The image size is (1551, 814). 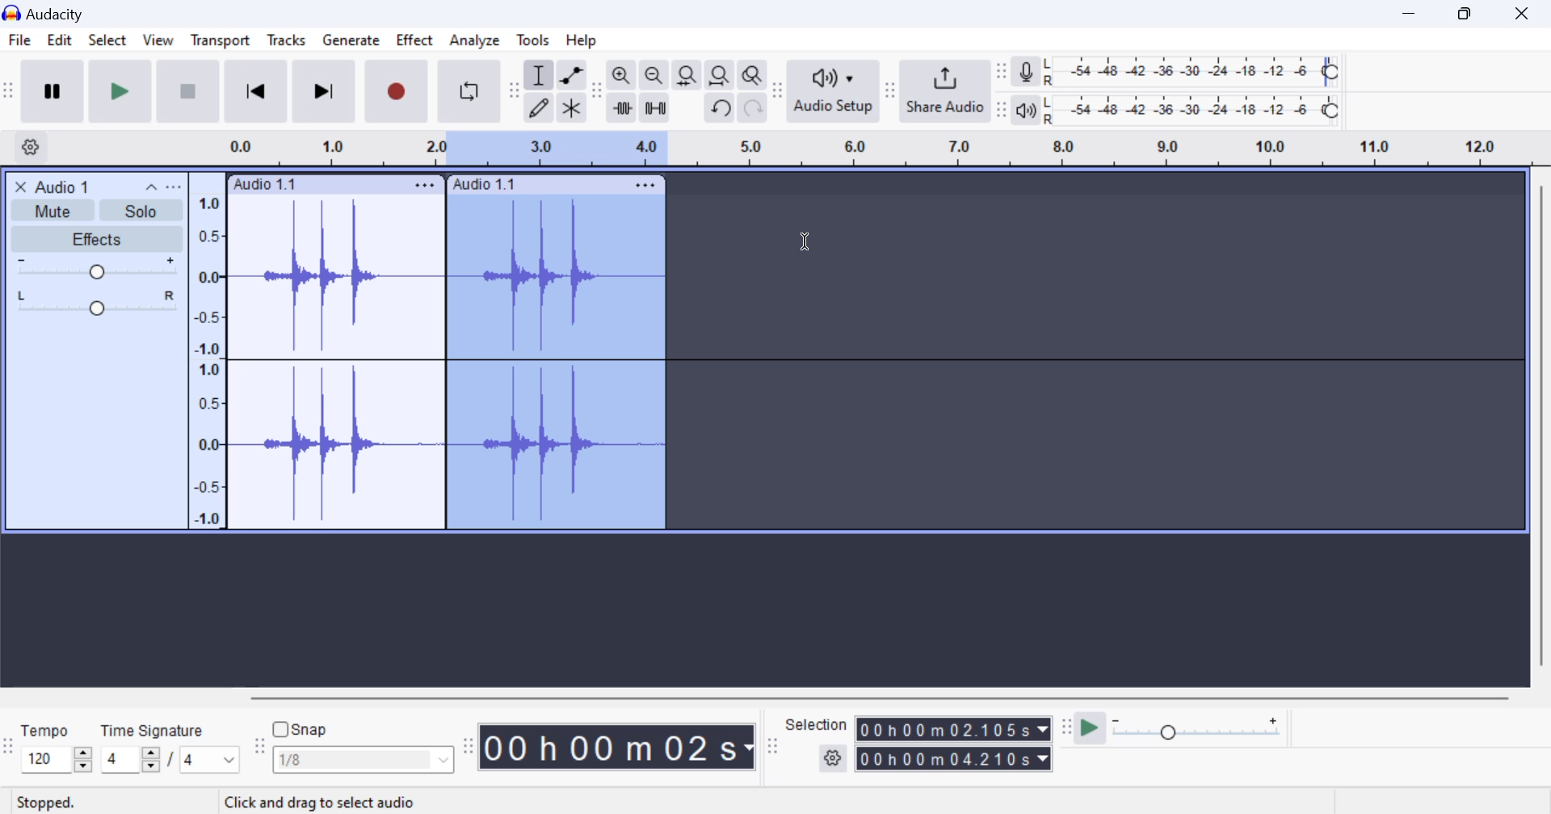 What do you see at coordinates (190, 90) in the screenshot?
I see `Stop` at bounding box center [190, 90].